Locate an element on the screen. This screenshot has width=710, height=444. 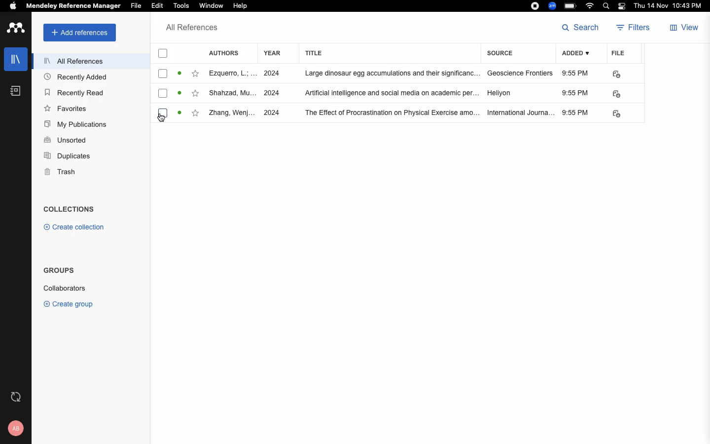
Last sync is located at coordinates (17, 397).